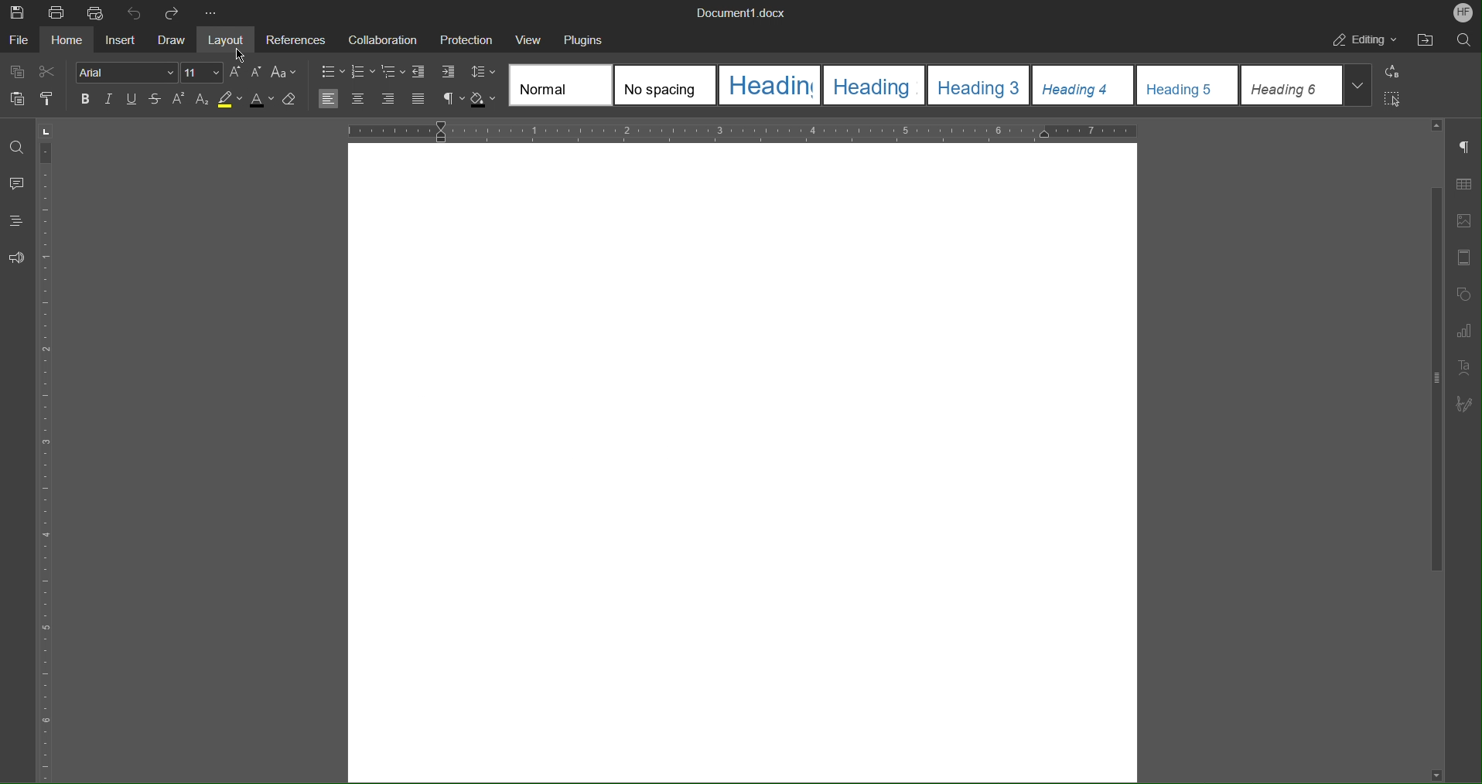 This screenshot has height=784, width=1482. Describe the element at coordinates (171, 13) in the screenshot. I see `Redo` at that location.